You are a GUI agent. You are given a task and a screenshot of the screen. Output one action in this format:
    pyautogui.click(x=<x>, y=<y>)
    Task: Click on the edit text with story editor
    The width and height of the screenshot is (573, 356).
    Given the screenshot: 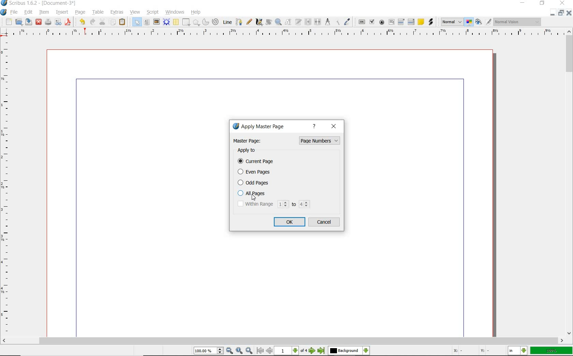 What is the action you would take?
    pyautogui.click(x=298, y=22)
    